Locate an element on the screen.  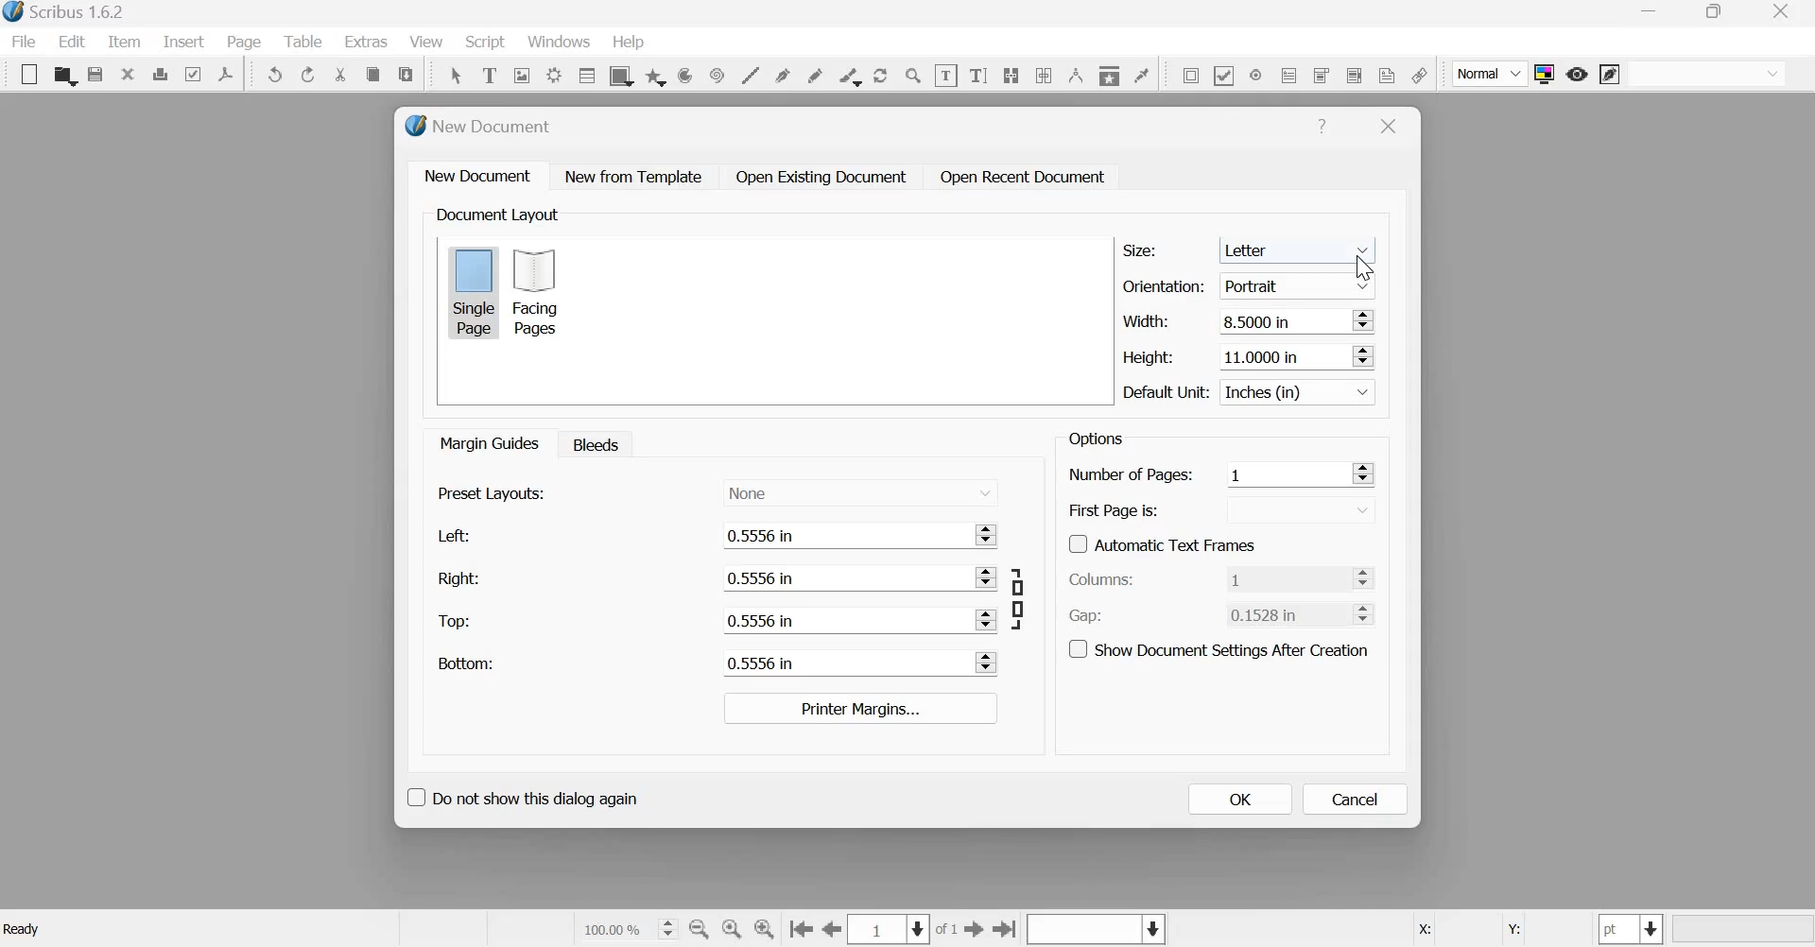
Orientation:  is located at coordinates (1164, 284).